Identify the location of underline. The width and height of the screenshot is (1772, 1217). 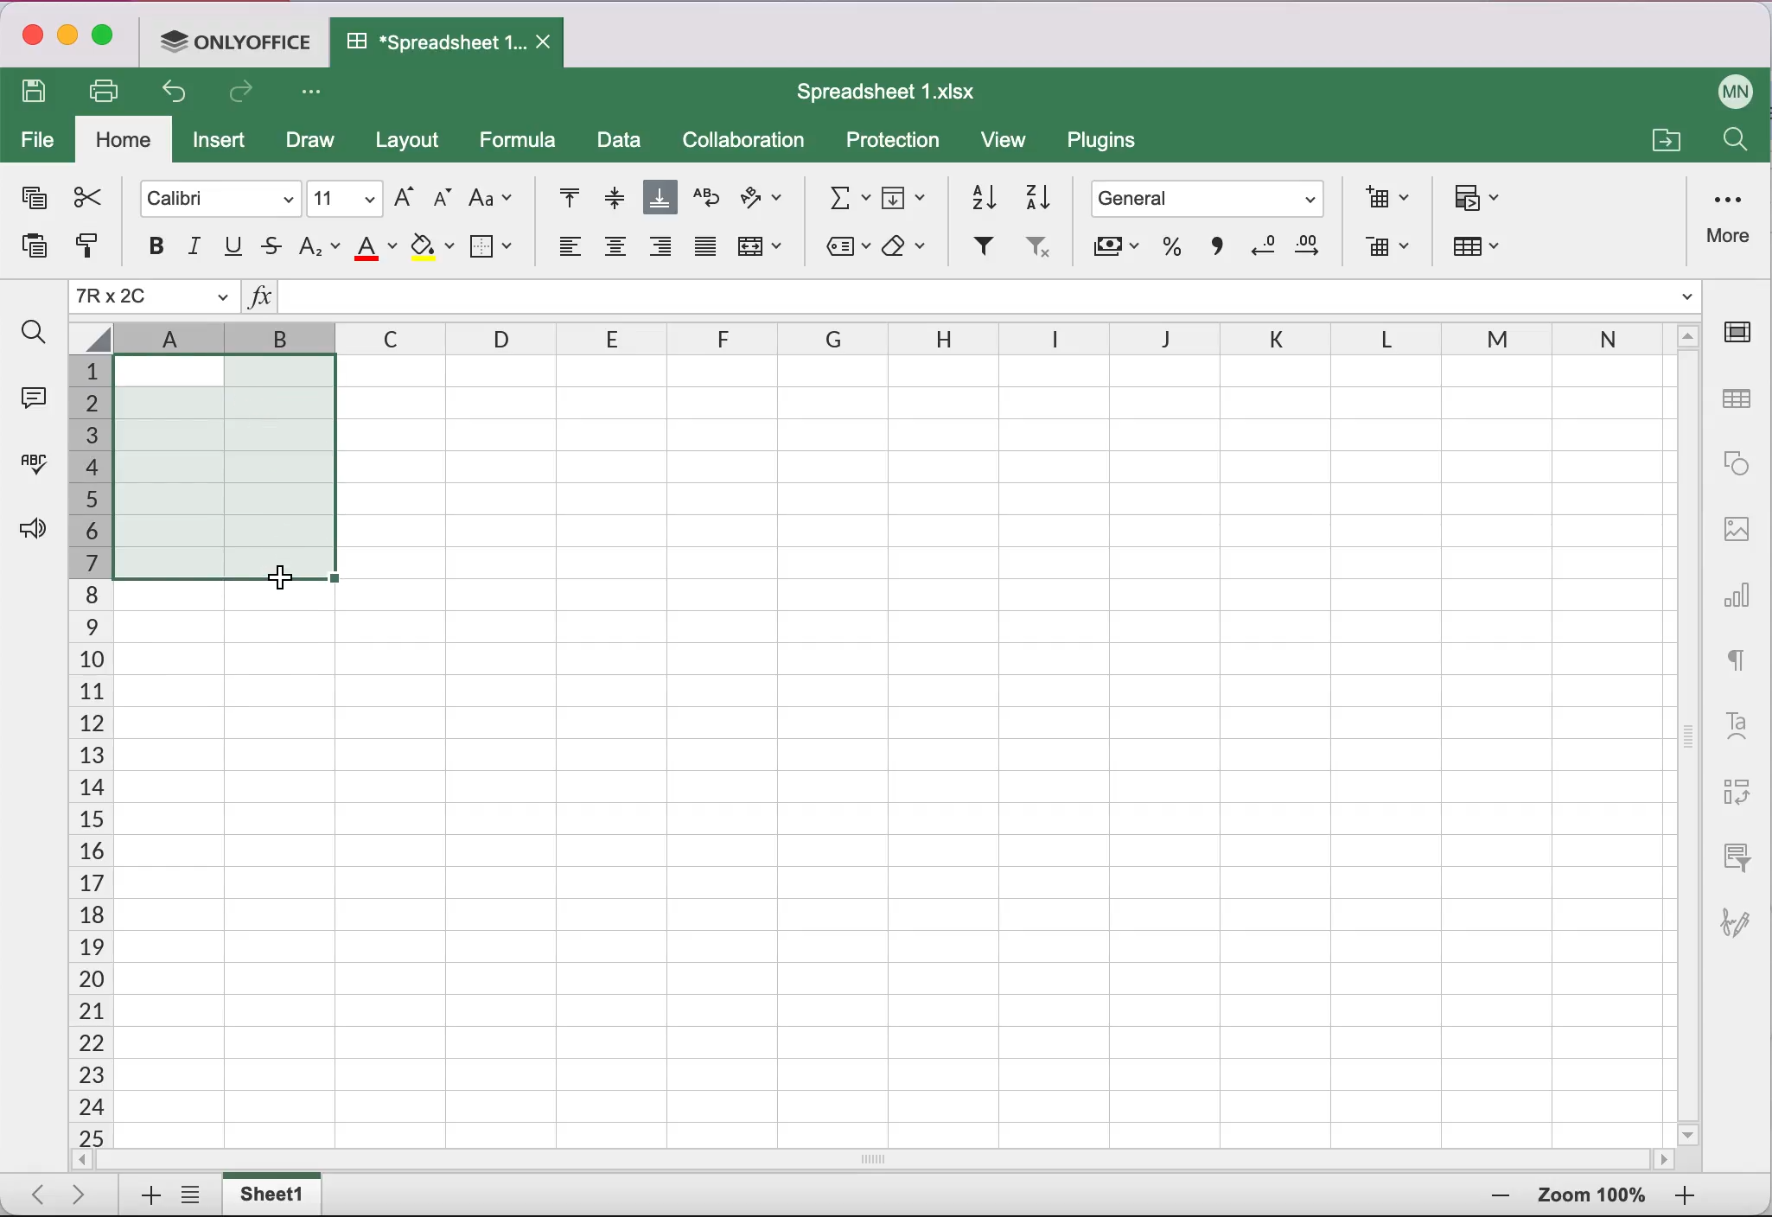
(235, 247).